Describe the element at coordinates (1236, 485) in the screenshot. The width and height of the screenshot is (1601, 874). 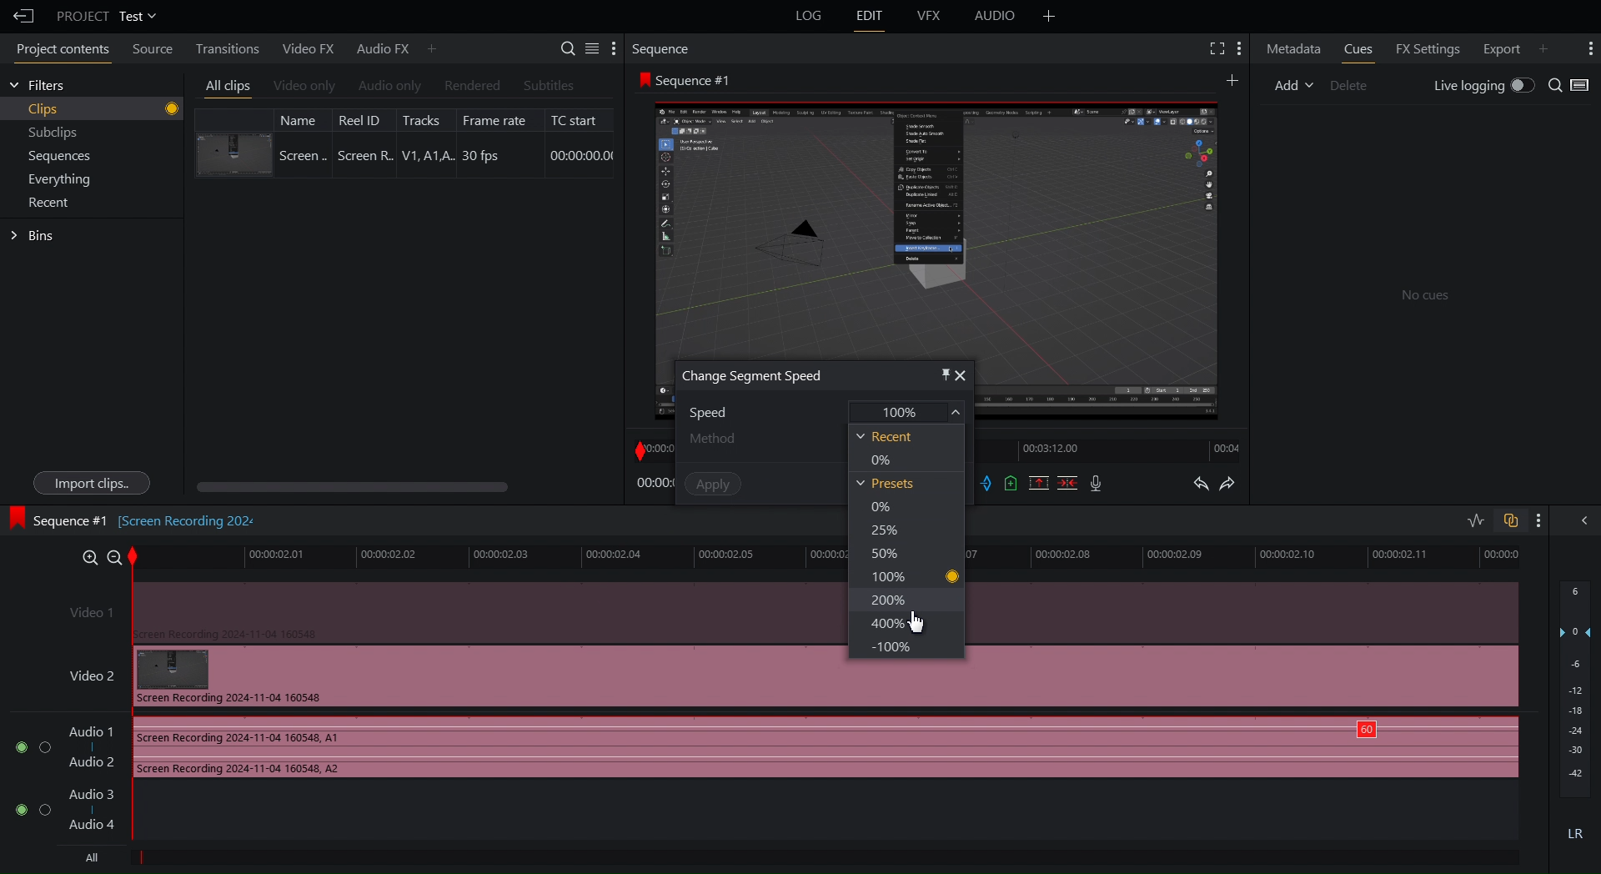
I see `Redo` at that location.